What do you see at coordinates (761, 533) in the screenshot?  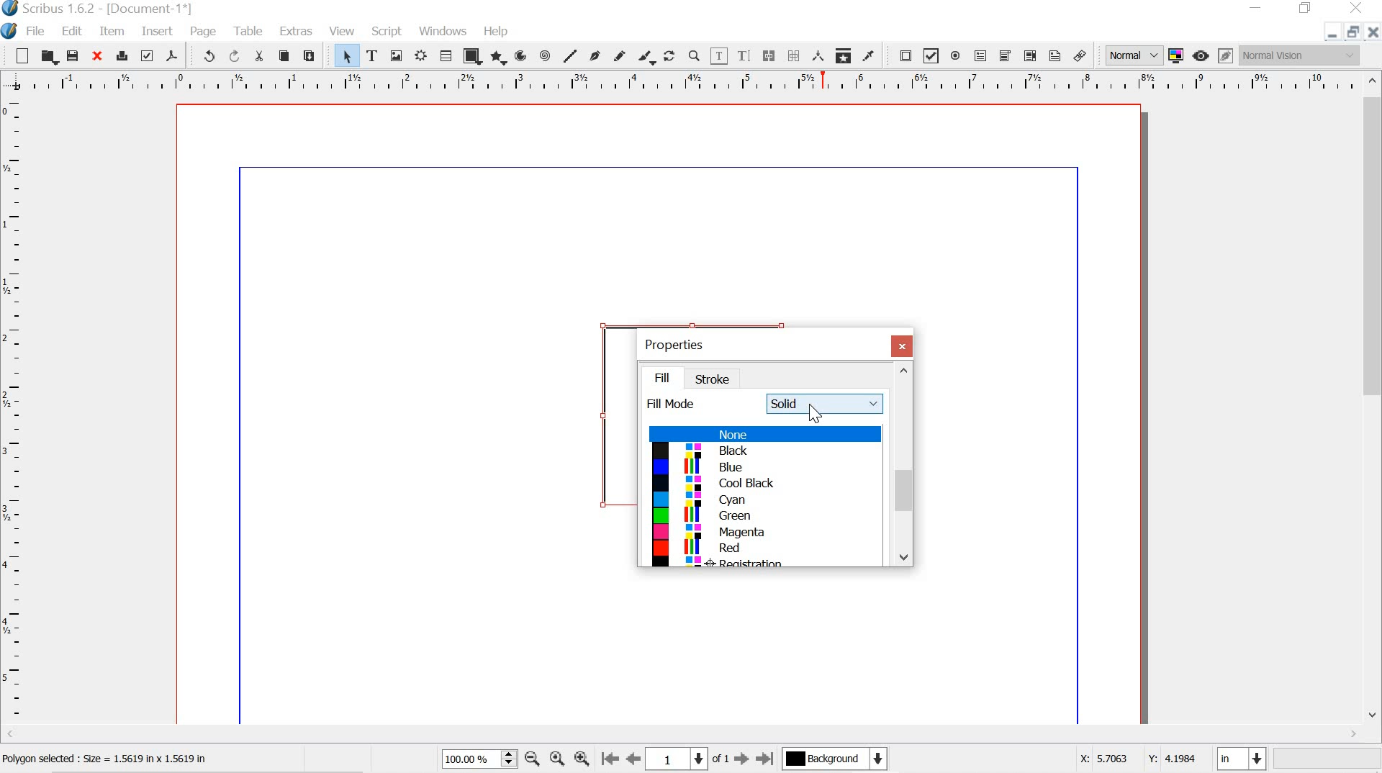 I see `magenta` at bounding box center [761, 533].